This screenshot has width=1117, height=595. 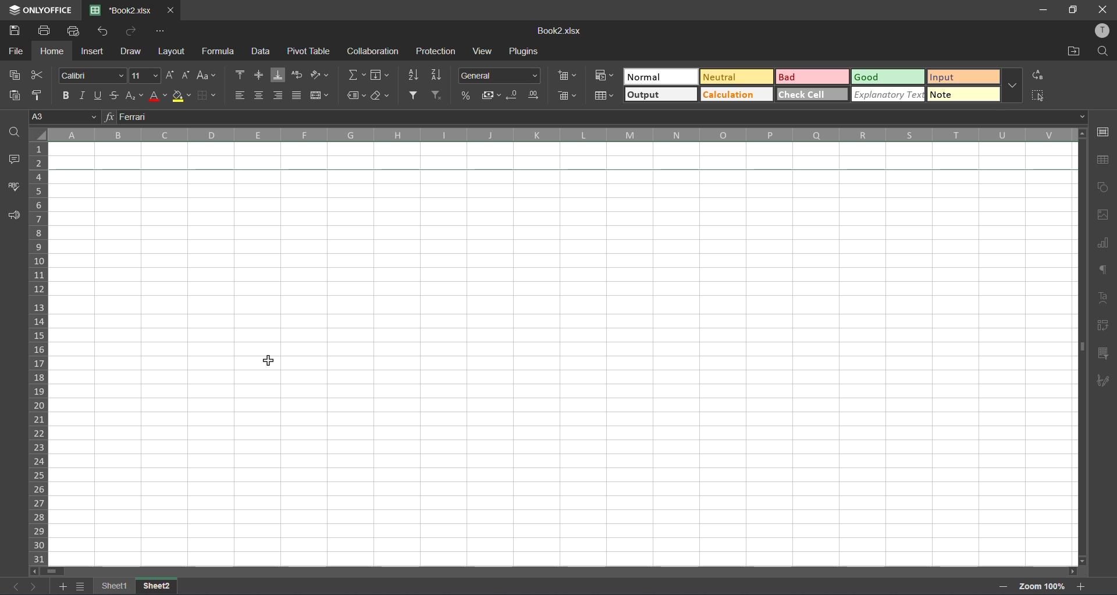 I want to click on strikethrough, so click(x=116, y=94).